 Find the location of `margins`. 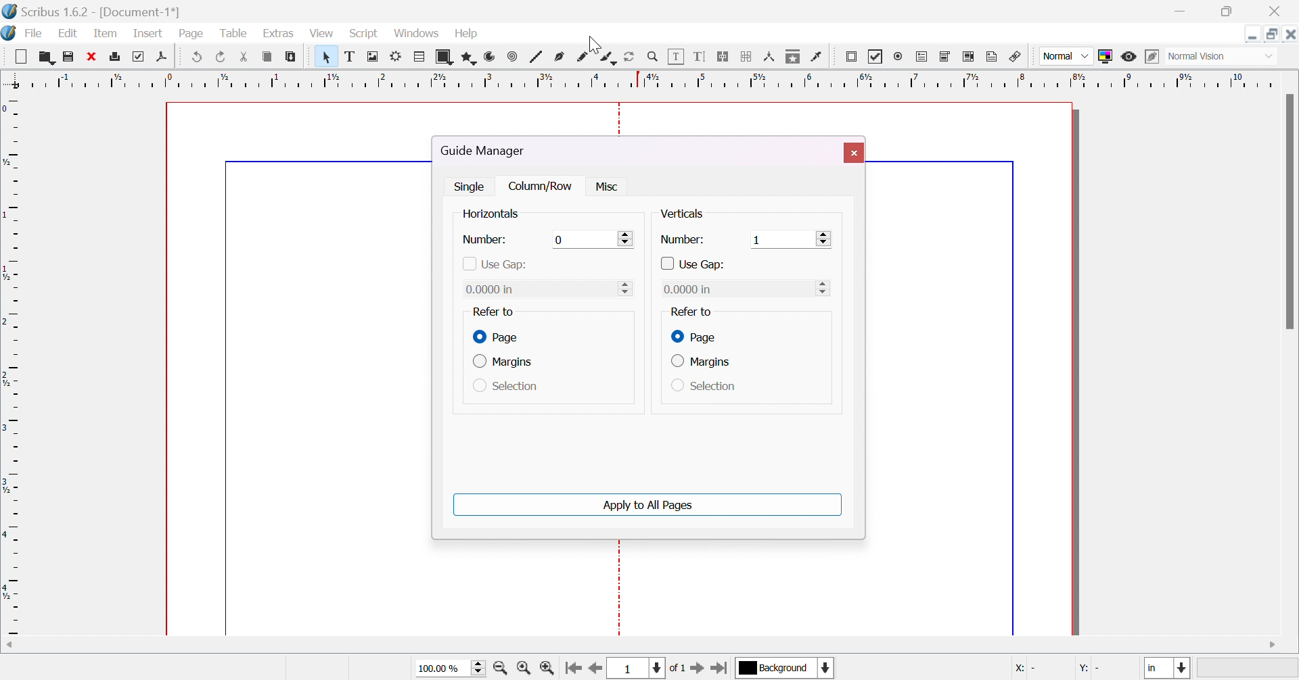

margins is located at coordinates (701, 362).